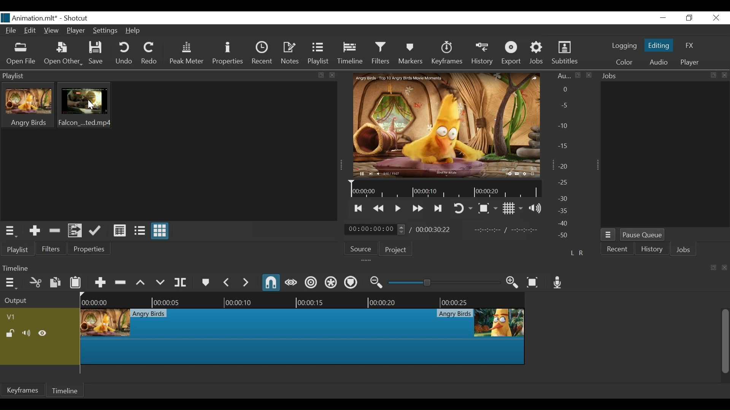 This screenshot has height=410, width=730. What do you see at coordinates (664, 18) in the screenshot?
I see `minimize` at bounding box center [664, 18].